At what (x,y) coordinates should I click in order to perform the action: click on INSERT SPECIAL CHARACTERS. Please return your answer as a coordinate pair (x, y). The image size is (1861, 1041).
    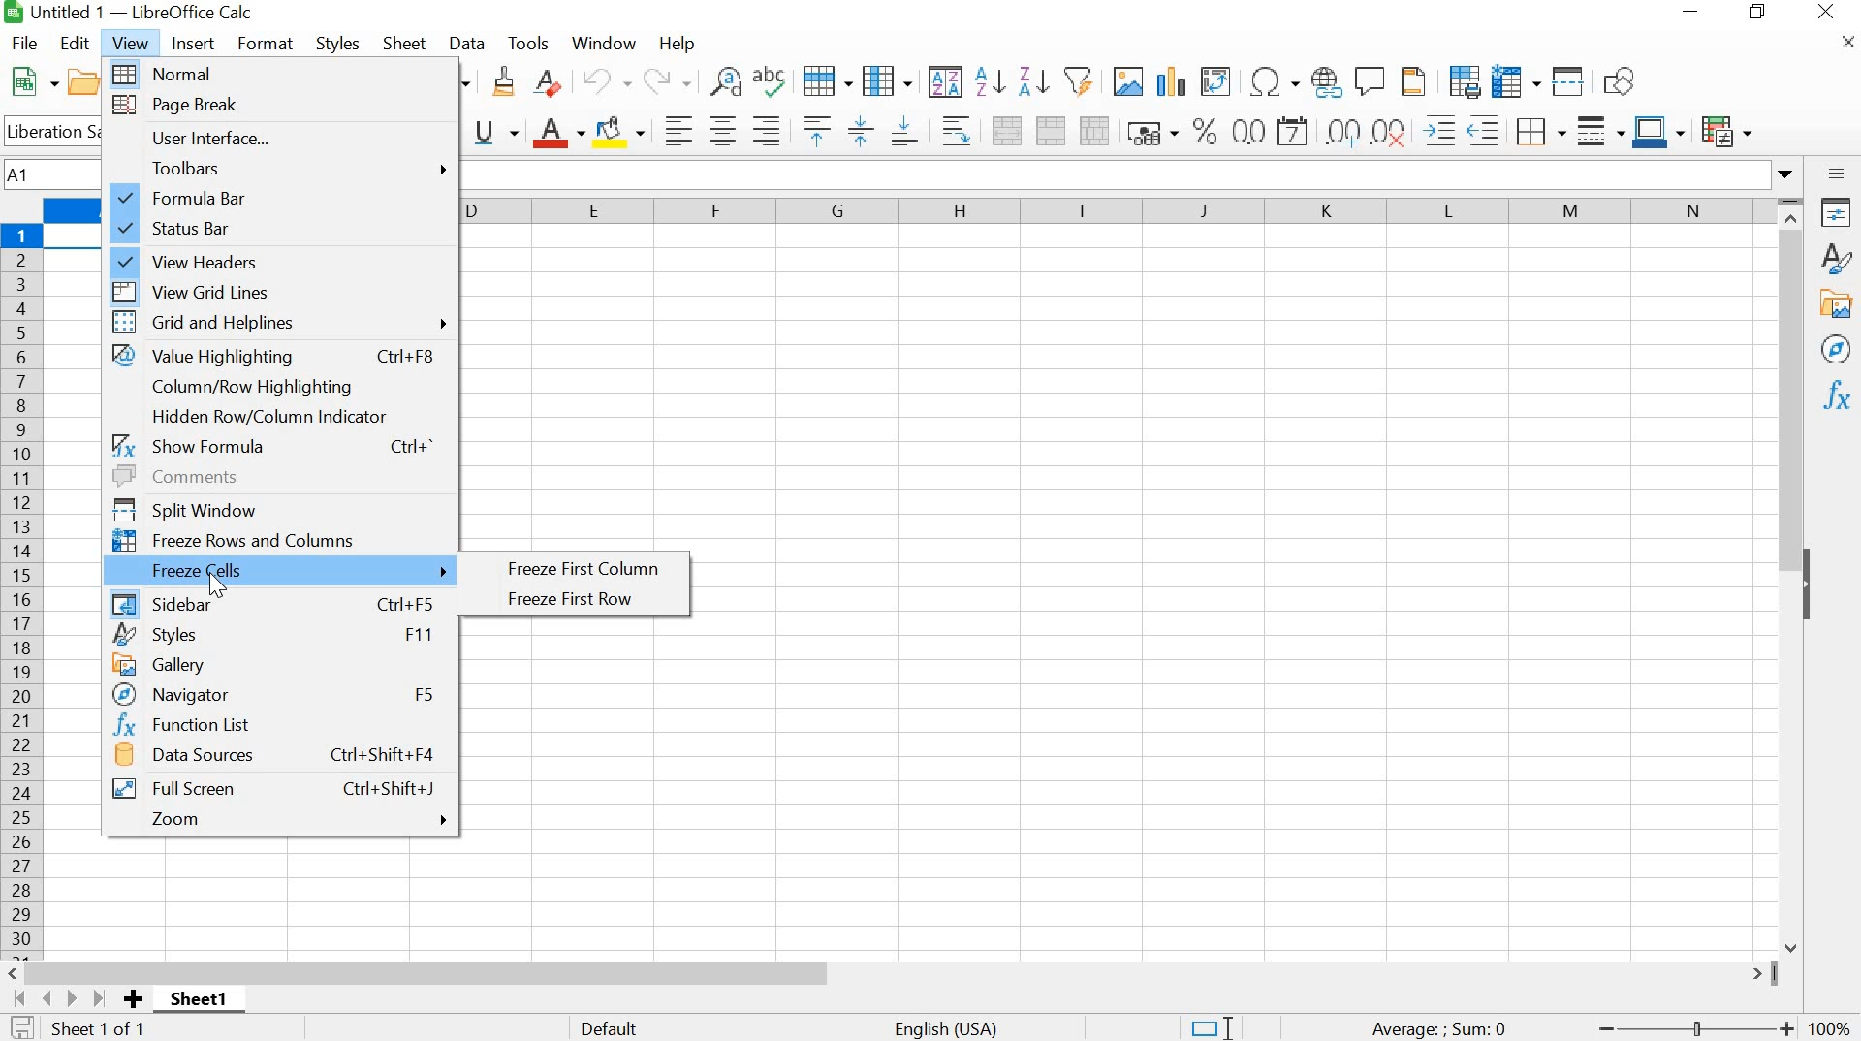
    Looking at the image, I should click on (1273, 81).